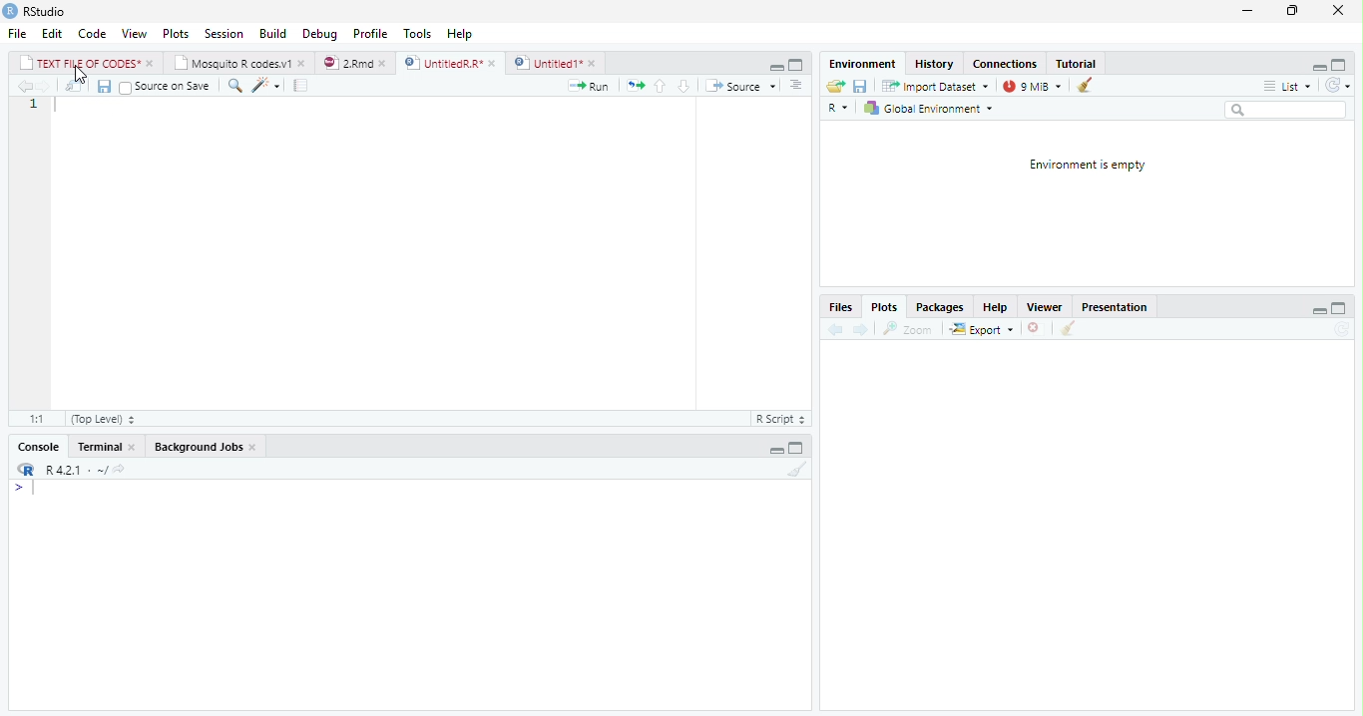  What do you see at coordinates (1343, 65) in the screenshot?
I see `hide console` at bounding box center [1343, 65].